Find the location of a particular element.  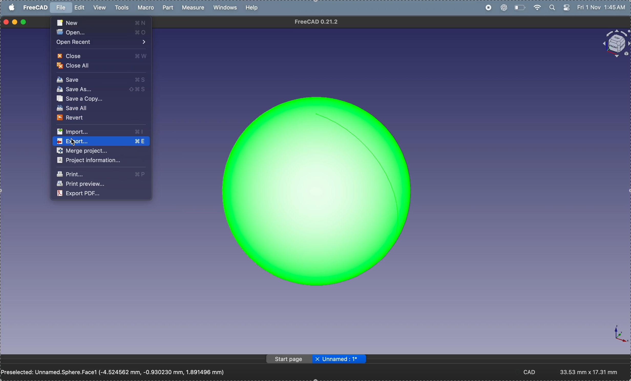

Preselected: Unnamed.Sphere.Face1 (-4.524562 mm, -0.930230 mm, 1.891496 mm) is located at coordinates (117, 371).